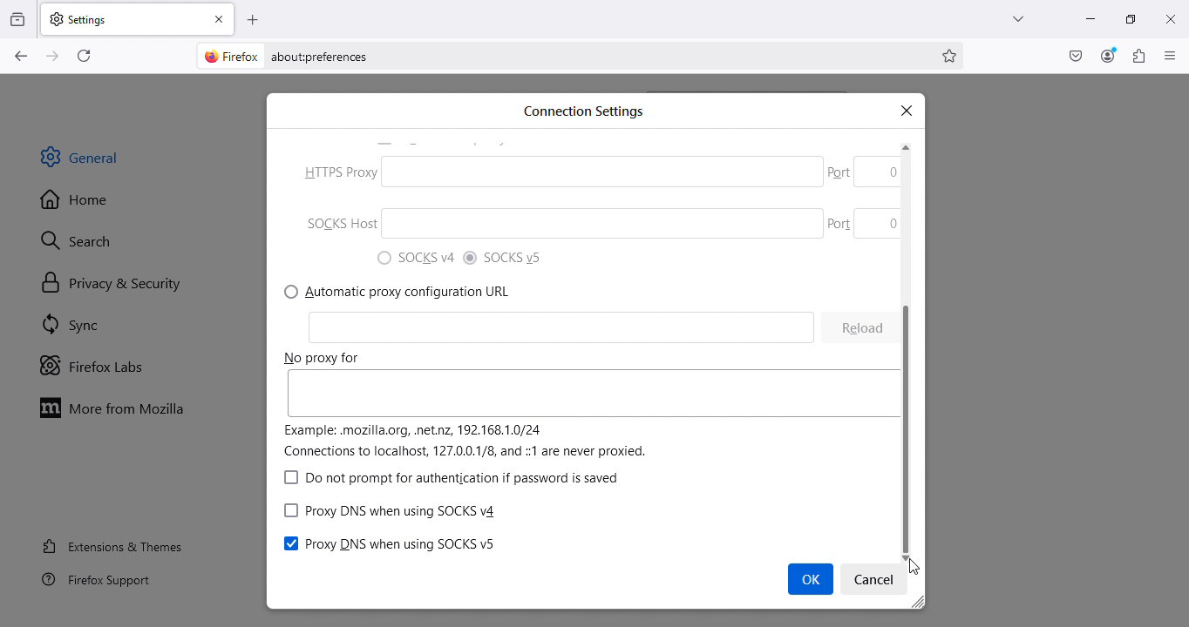  I want to click on Account, so click(1108, 56).